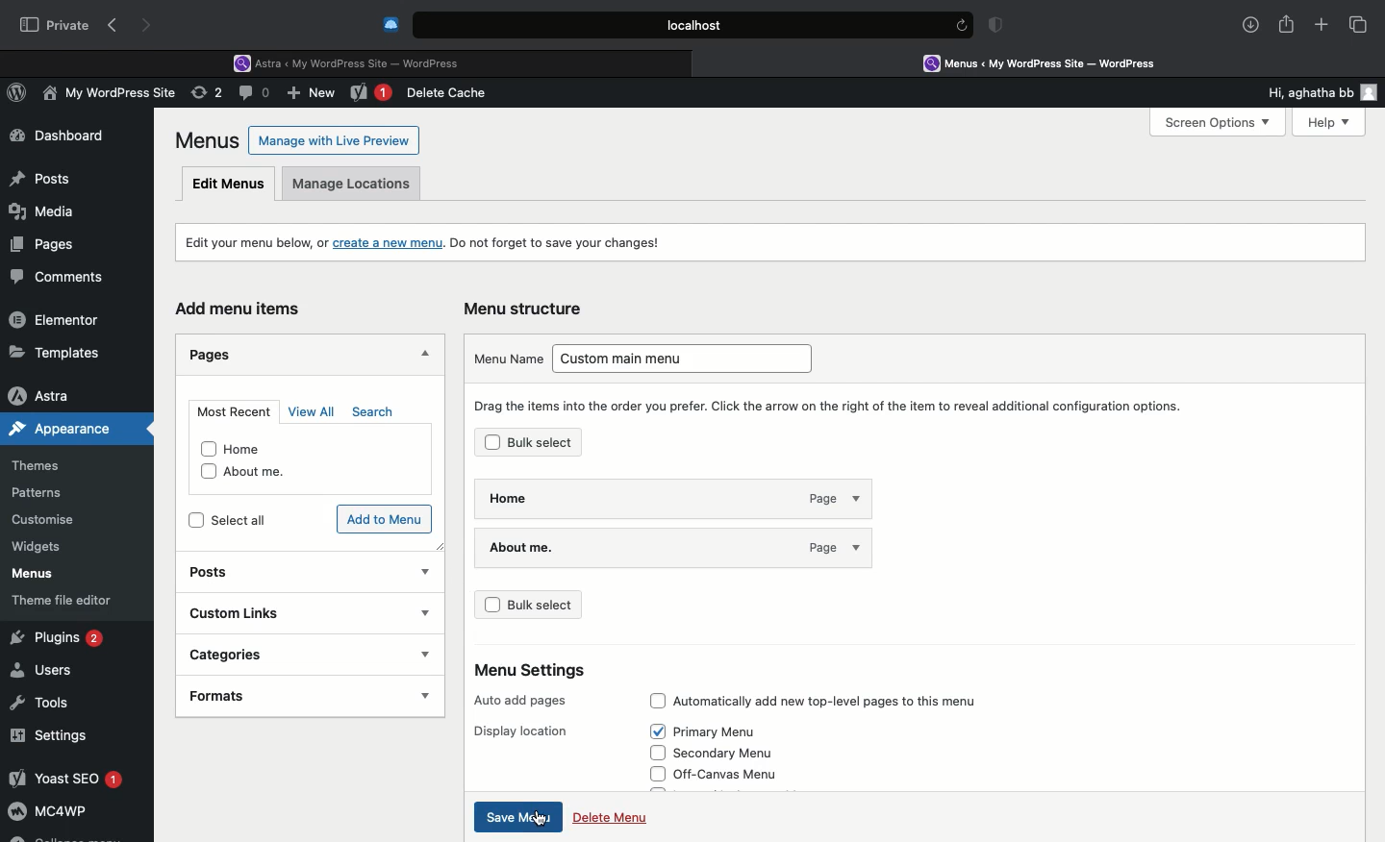 The width and height of the screenshot is (1385, 842). What do you see at coordinates (356, 188) in the screenshot?
I see `Manage locations` at bounding box center [356, 188].